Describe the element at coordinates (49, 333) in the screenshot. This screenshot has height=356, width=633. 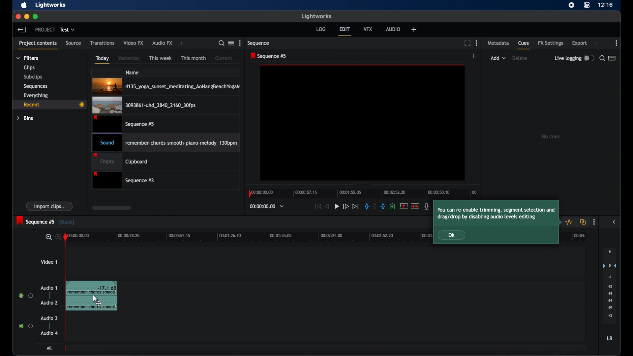
I see `audio 4` at that location.